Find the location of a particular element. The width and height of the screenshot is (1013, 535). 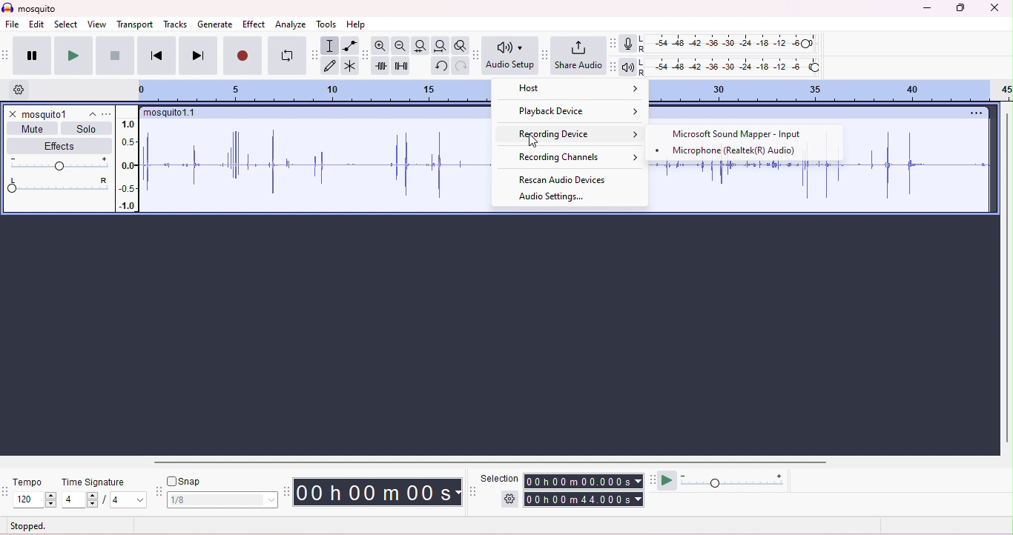

multi is located at coordinates (349, 65).